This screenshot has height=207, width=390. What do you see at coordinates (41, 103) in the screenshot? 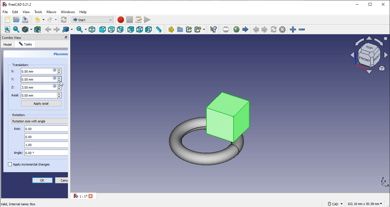
I see `apply axial` at bounding box center [41, 103].